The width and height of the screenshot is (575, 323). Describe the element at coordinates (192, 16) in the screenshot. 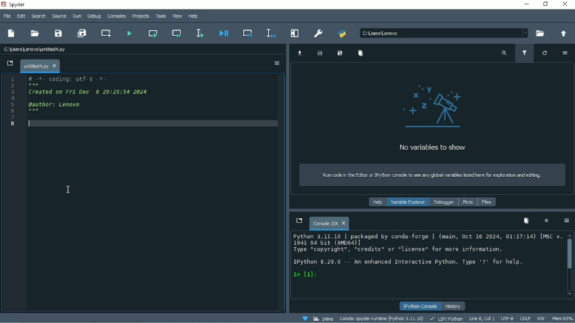

I see `Help` at that location.